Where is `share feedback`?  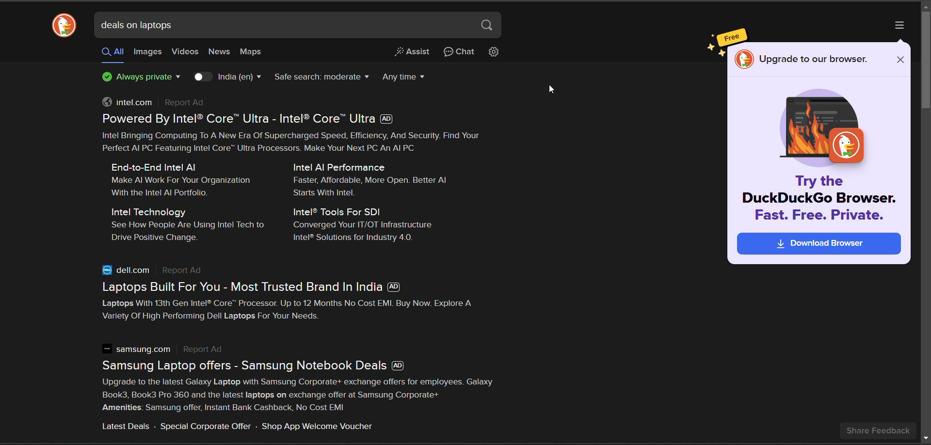 share feedback is located at coordinates (880, 430).